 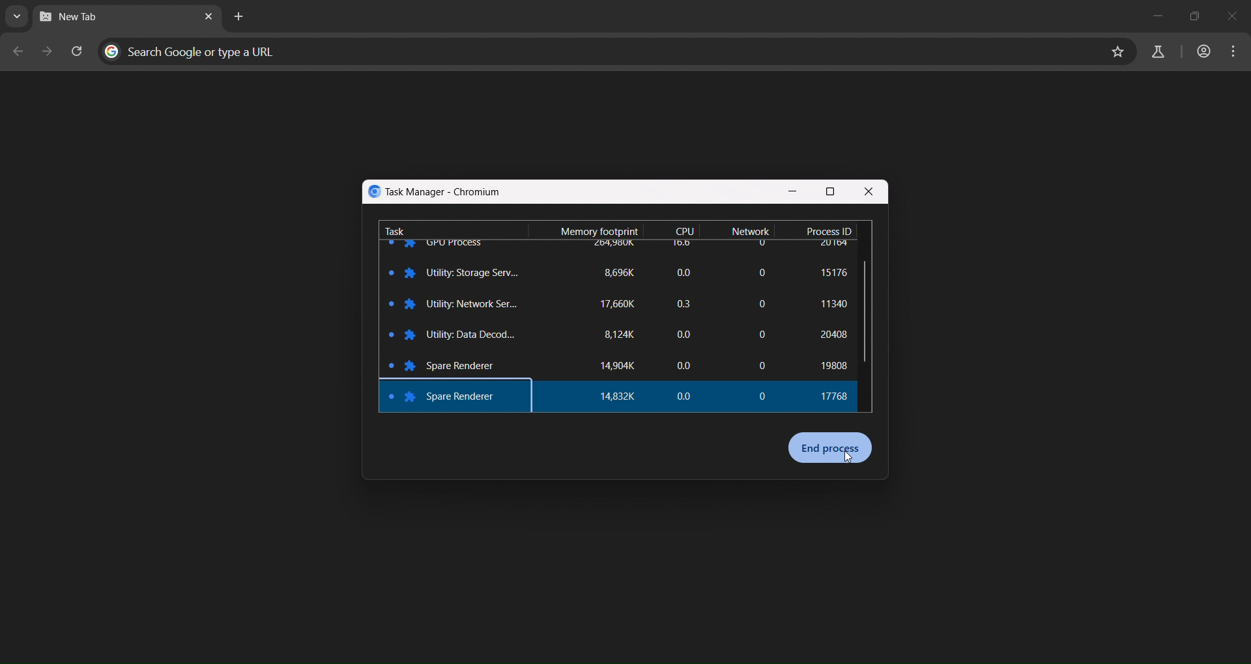 I want to click on 15176 , so click(x=833, y=275).